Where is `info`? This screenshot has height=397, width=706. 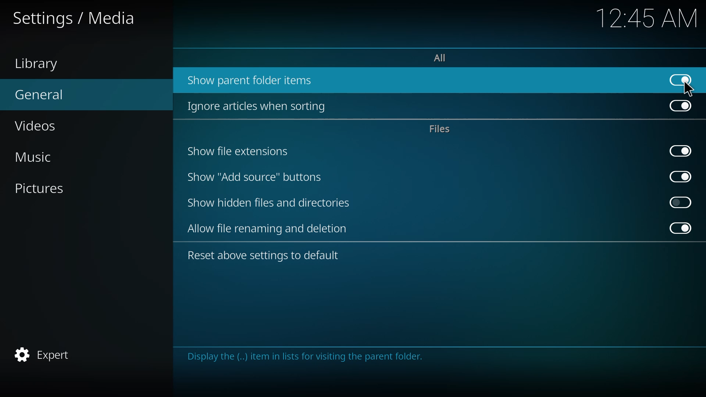 info is located at coordinates (311, 357).